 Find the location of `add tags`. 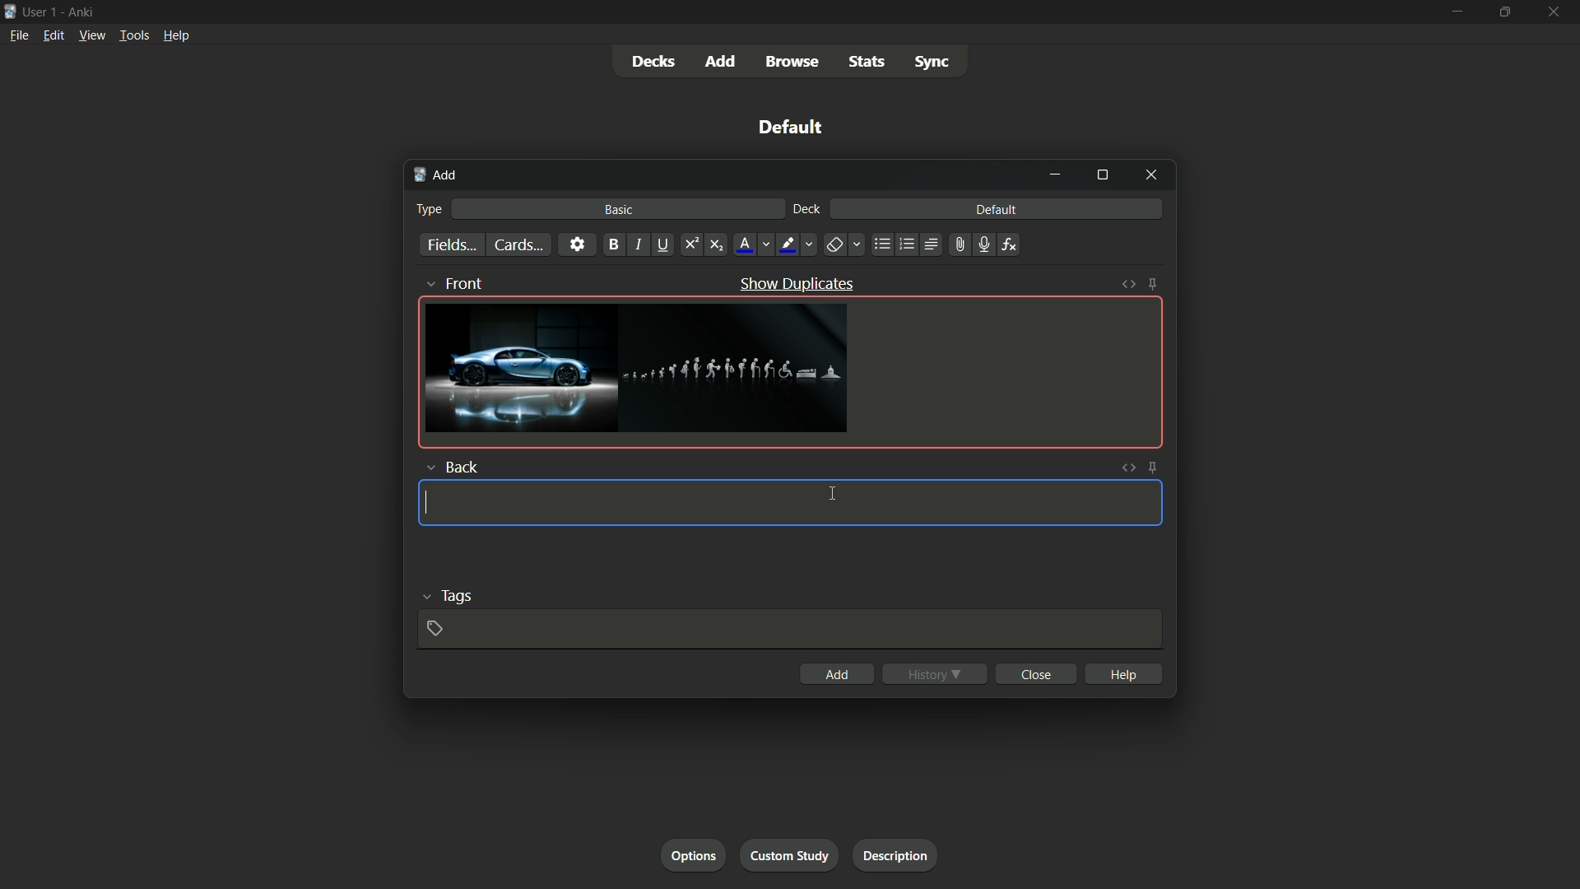

add tags is located at coordinates (438, 630).